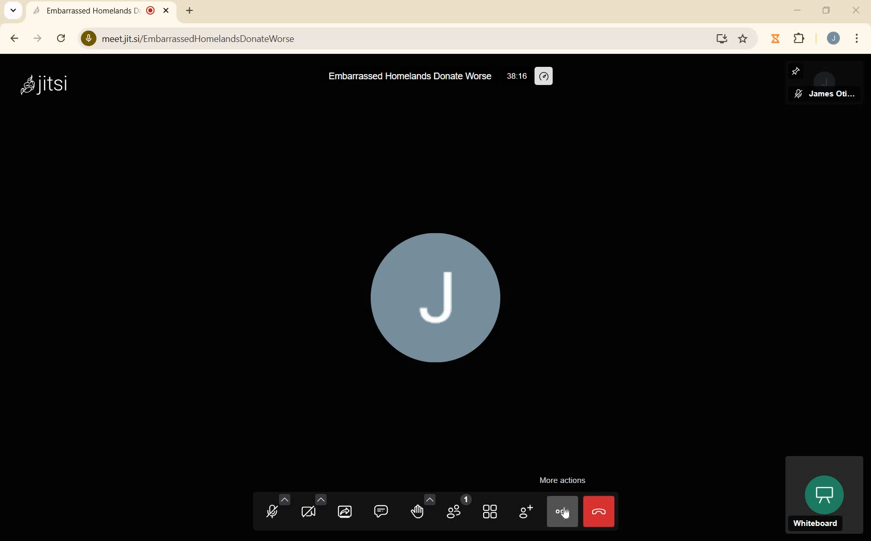  Describe the element at coordinates (12, 39) in the screenshot. I see `back` at that location.